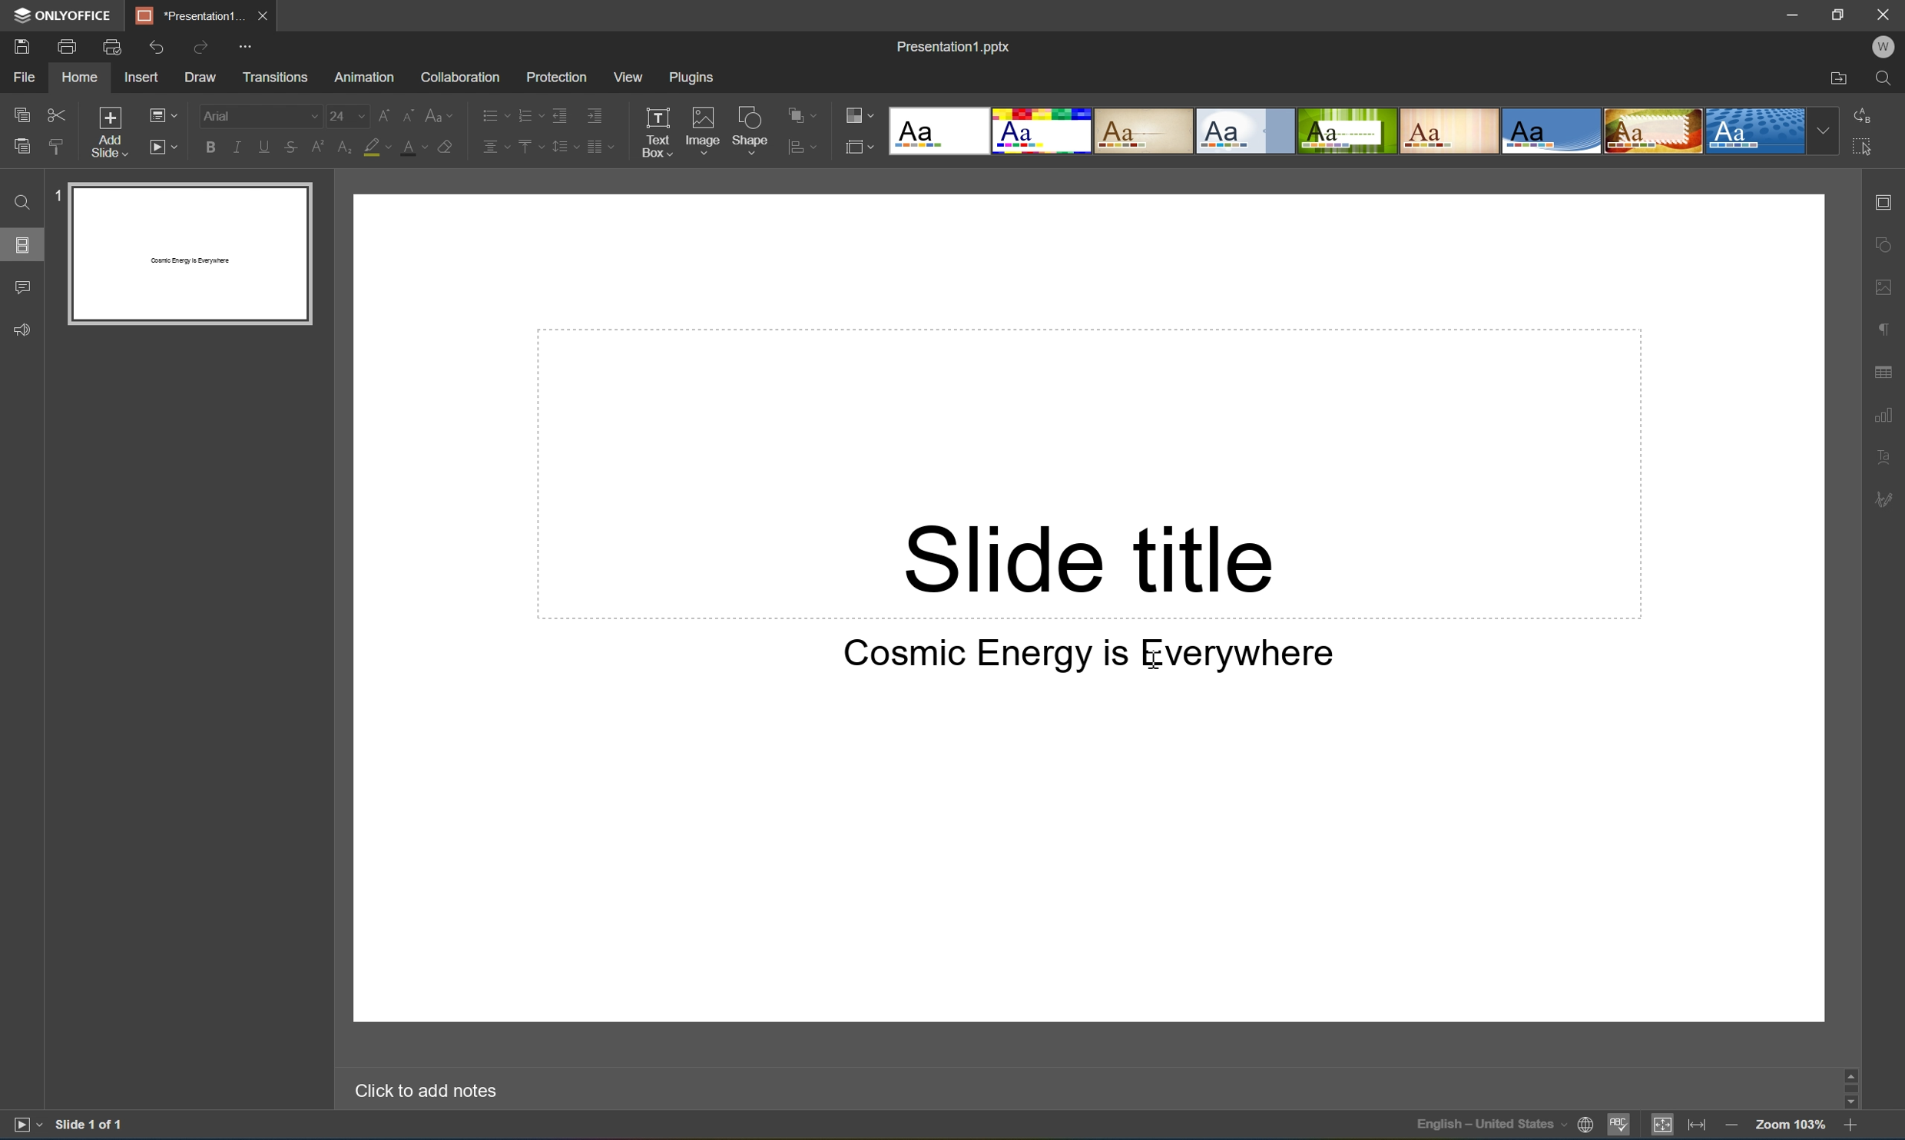  I want to click on Numbering, so click(528, 113).